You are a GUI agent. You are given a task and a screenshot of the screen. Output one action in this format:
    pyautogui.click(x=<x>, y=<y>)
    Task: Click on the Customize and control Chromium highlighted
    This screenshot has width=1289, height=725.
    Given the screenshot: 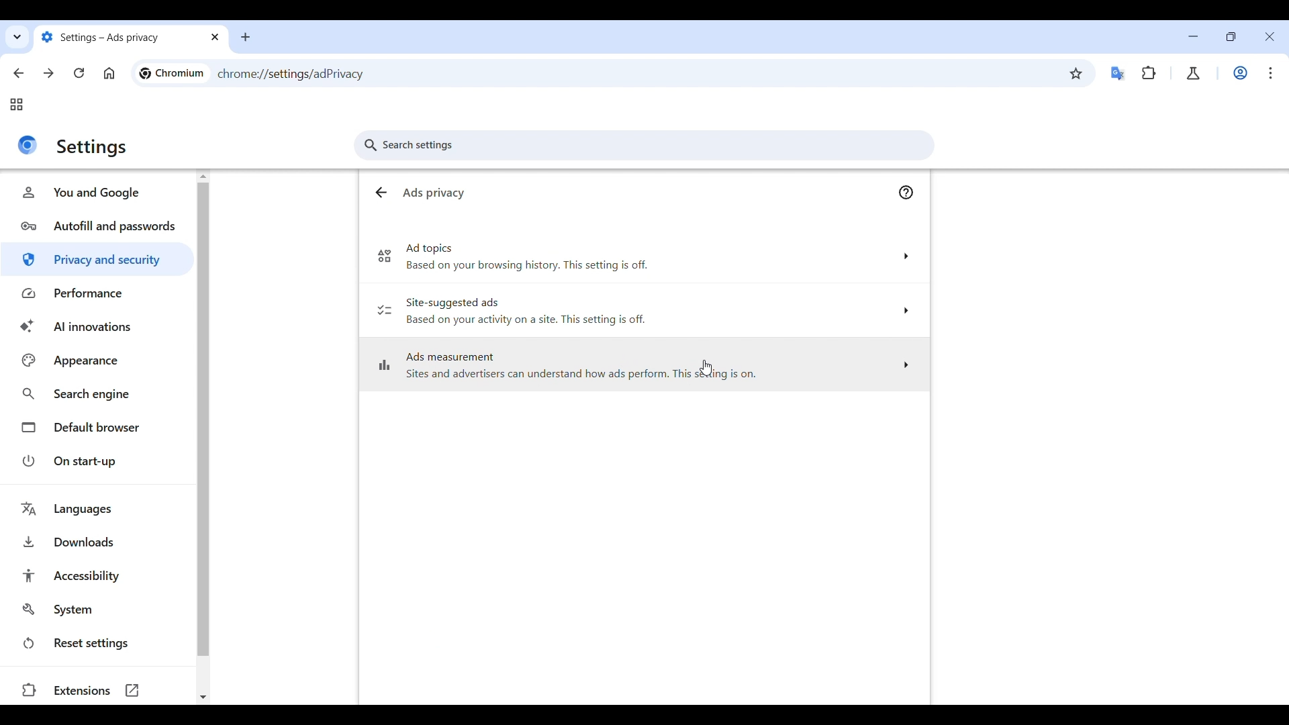 What is the action you would take?
    pyautogui.click(x=1272, y=73)
    